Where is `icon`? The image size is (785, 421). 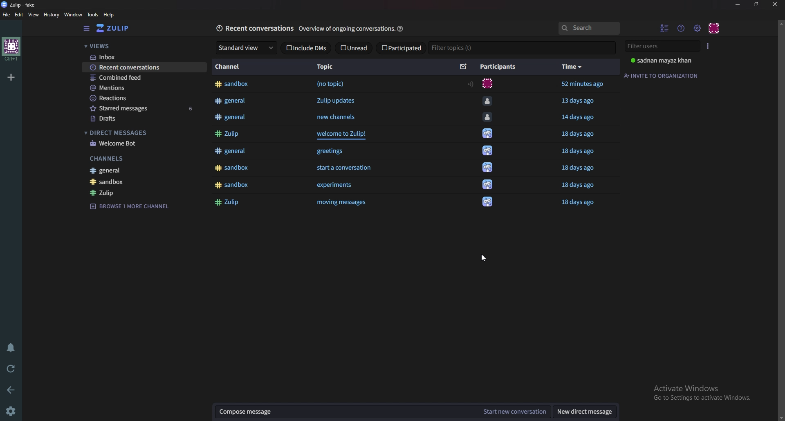
icon is located at coordinates (487, 83).